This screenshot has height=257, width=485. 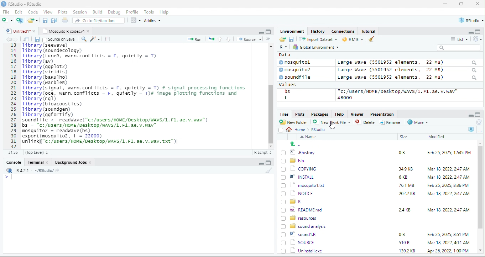 What do you see at coordinates (261, 32) in the screenshot?
I see `minimize` at bounding box center [261, 32].